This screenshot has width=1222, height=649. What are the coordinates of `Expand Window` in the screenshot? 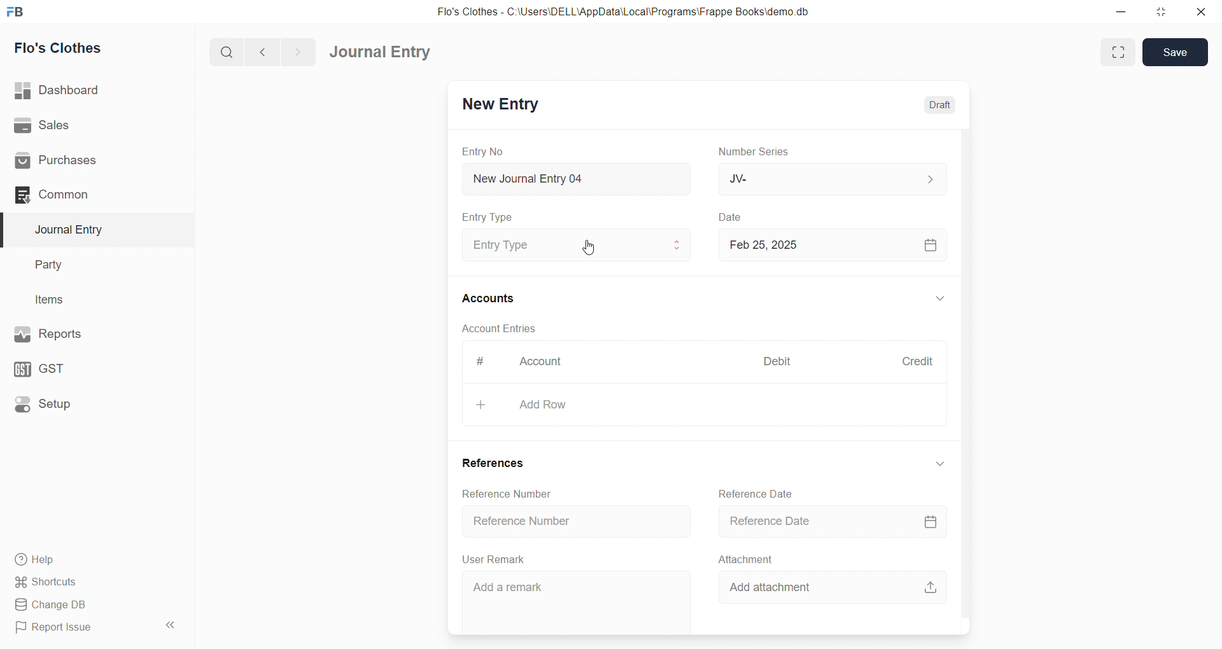 It's located at (1116, 52).